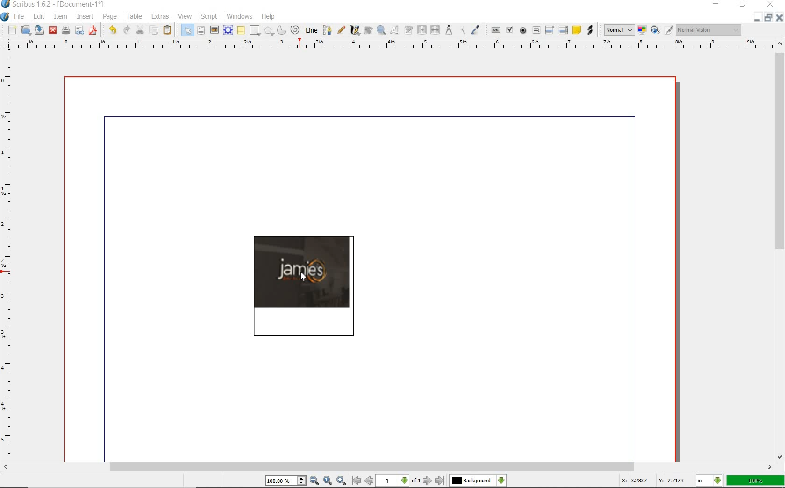  I want to click on rotate item, so click(369, 30).